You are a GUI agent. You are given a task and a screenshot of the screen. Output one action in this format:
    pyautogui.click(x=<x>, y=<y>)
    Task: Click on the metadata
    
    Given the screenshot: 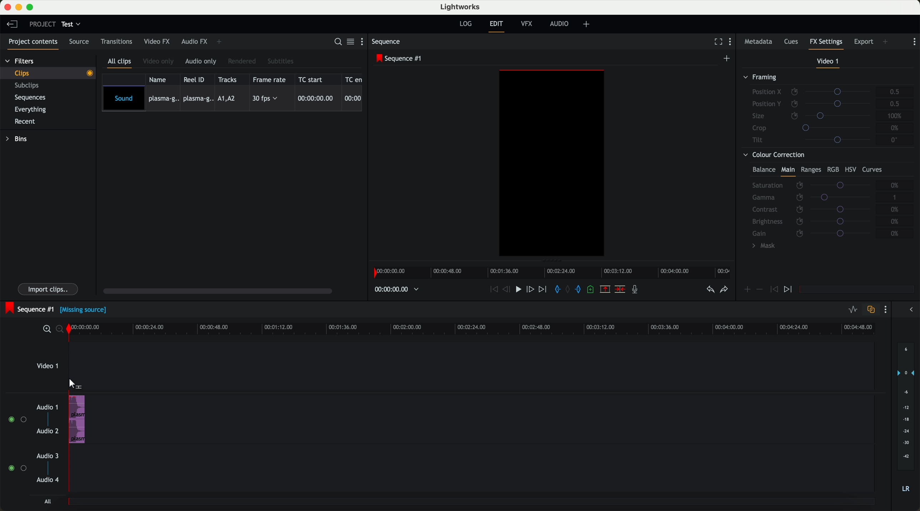 What is the action you would take?
    pyautogui.click(x=758, y=42)
    